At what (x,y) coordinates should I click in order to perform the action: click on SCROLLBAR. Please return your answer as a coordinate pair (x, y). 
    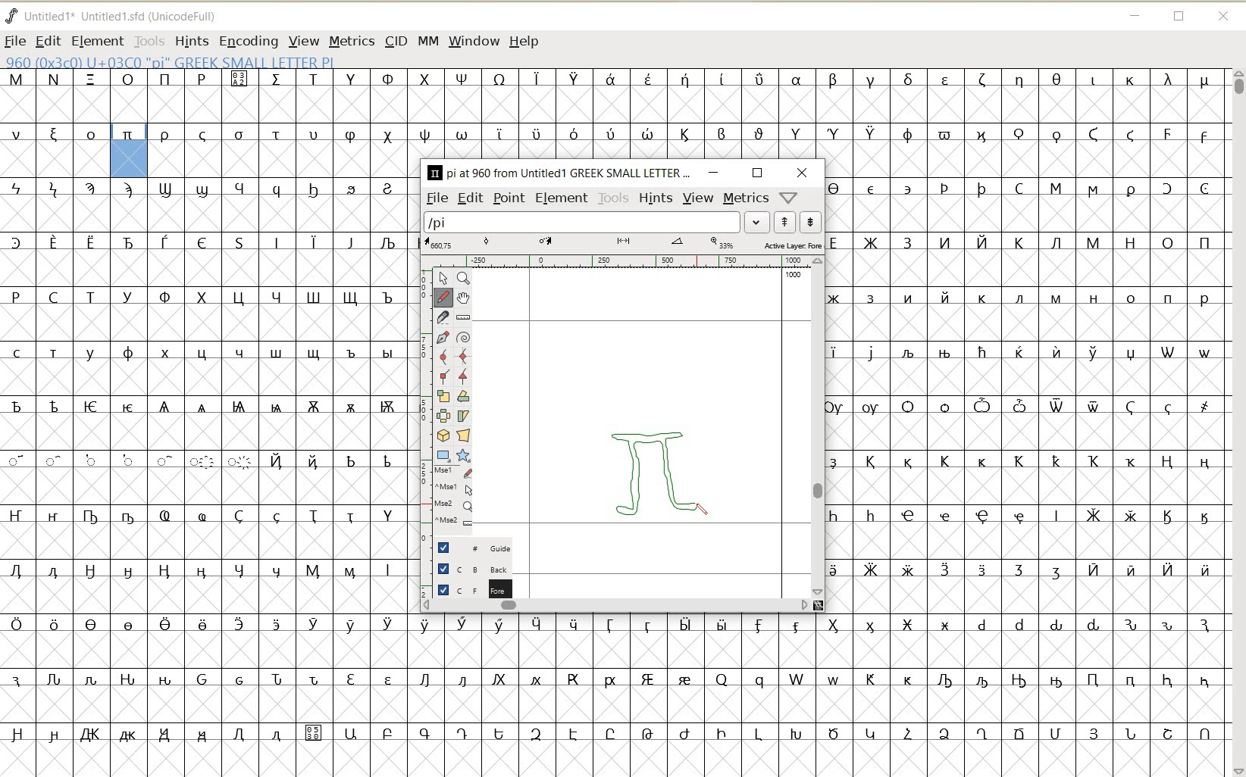
    Looking at the image, I should click on (819, 427).